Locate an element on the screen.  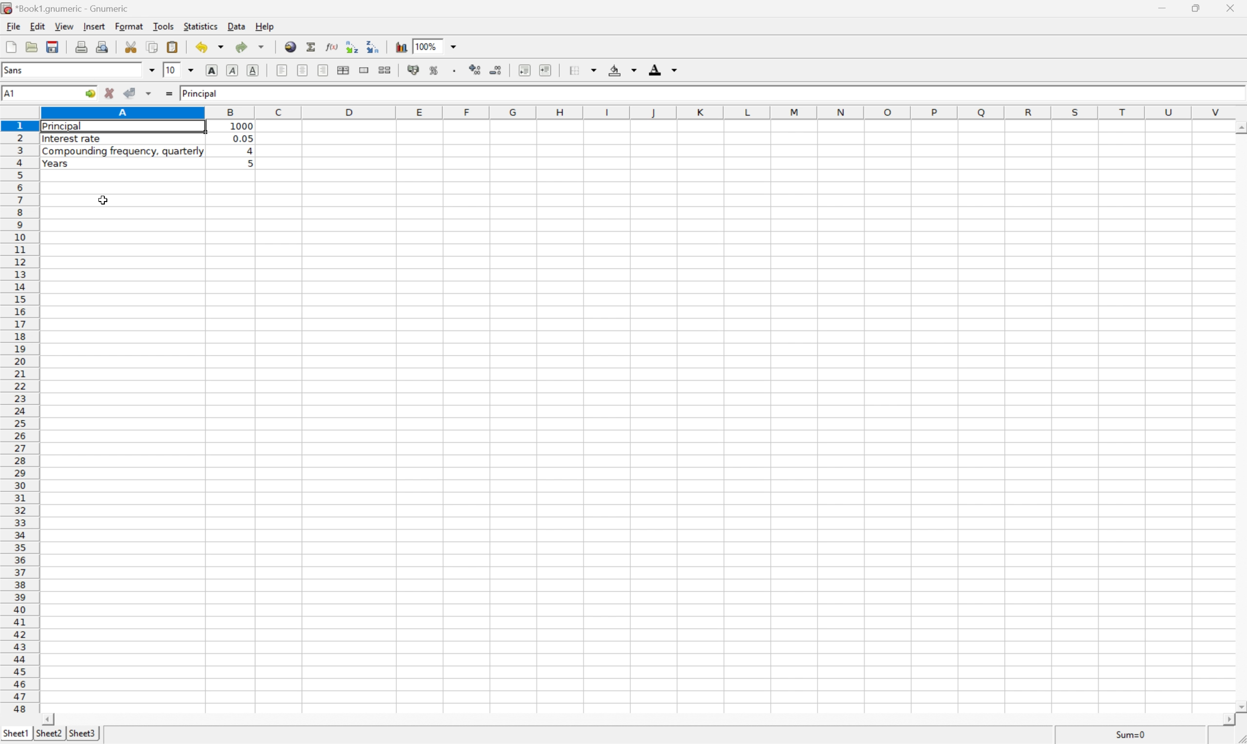
close is located at coordinates (1234, 8).